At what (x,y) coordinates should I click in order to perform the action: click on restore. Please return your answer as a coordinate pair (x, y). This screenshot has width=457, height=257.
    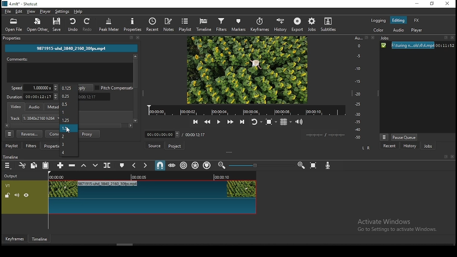
    Looking at the image, I should click on (433, 4).